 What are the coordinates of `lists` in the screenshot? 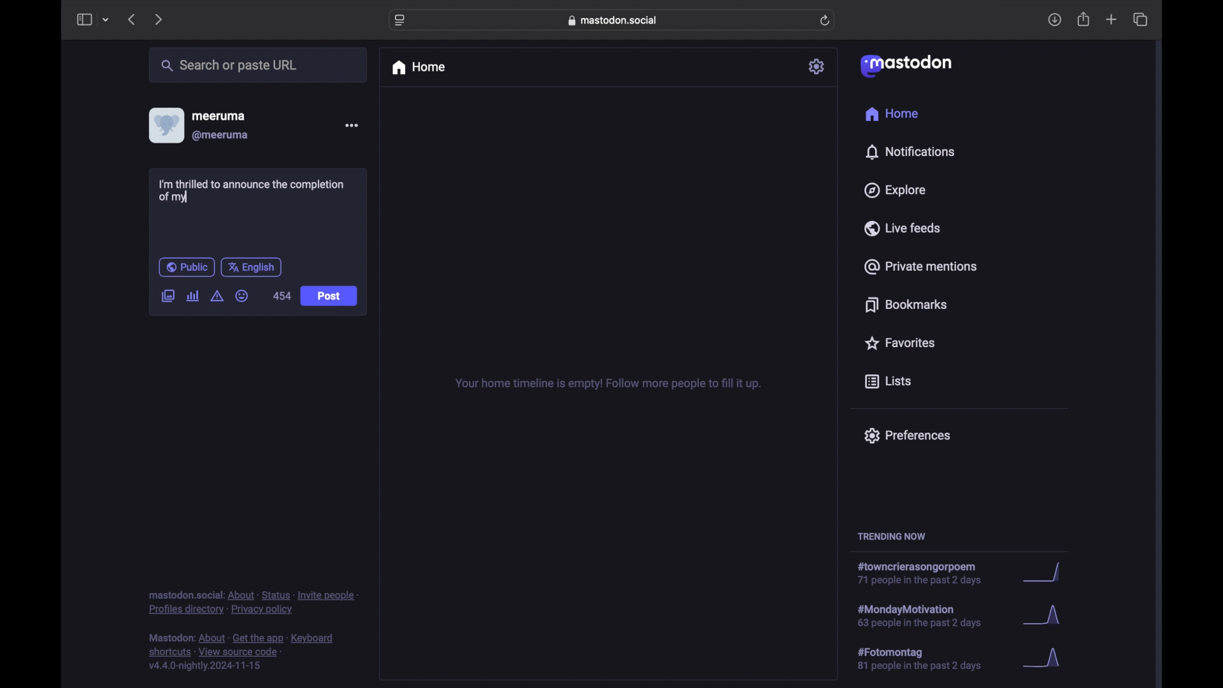 It's located at (888, 382).